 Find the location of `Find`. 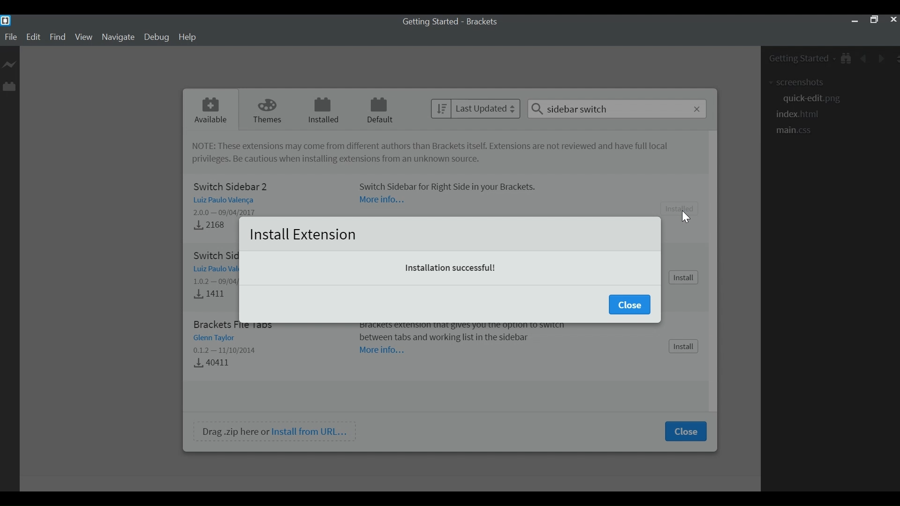

Find is located at coordinates (58, 37).